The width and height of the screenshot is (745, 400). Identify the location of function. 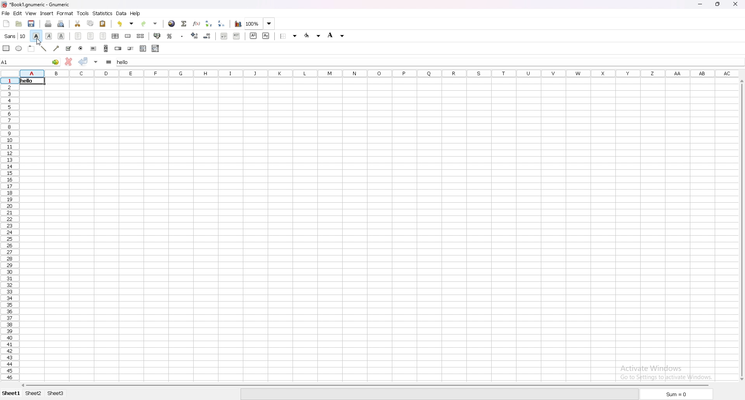
(196, 24).